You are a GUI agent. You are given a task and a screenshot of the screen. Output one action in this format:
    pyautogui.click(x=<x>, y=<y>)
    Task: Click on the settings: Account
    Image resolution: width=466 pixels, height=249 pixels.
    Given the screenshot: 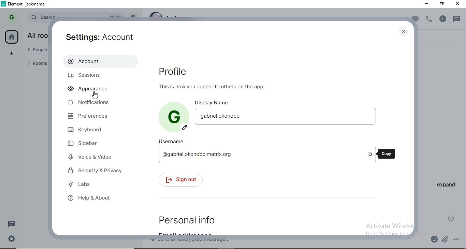 What is the action you would take?
    pyautogui.click(x=106, y=36)
    